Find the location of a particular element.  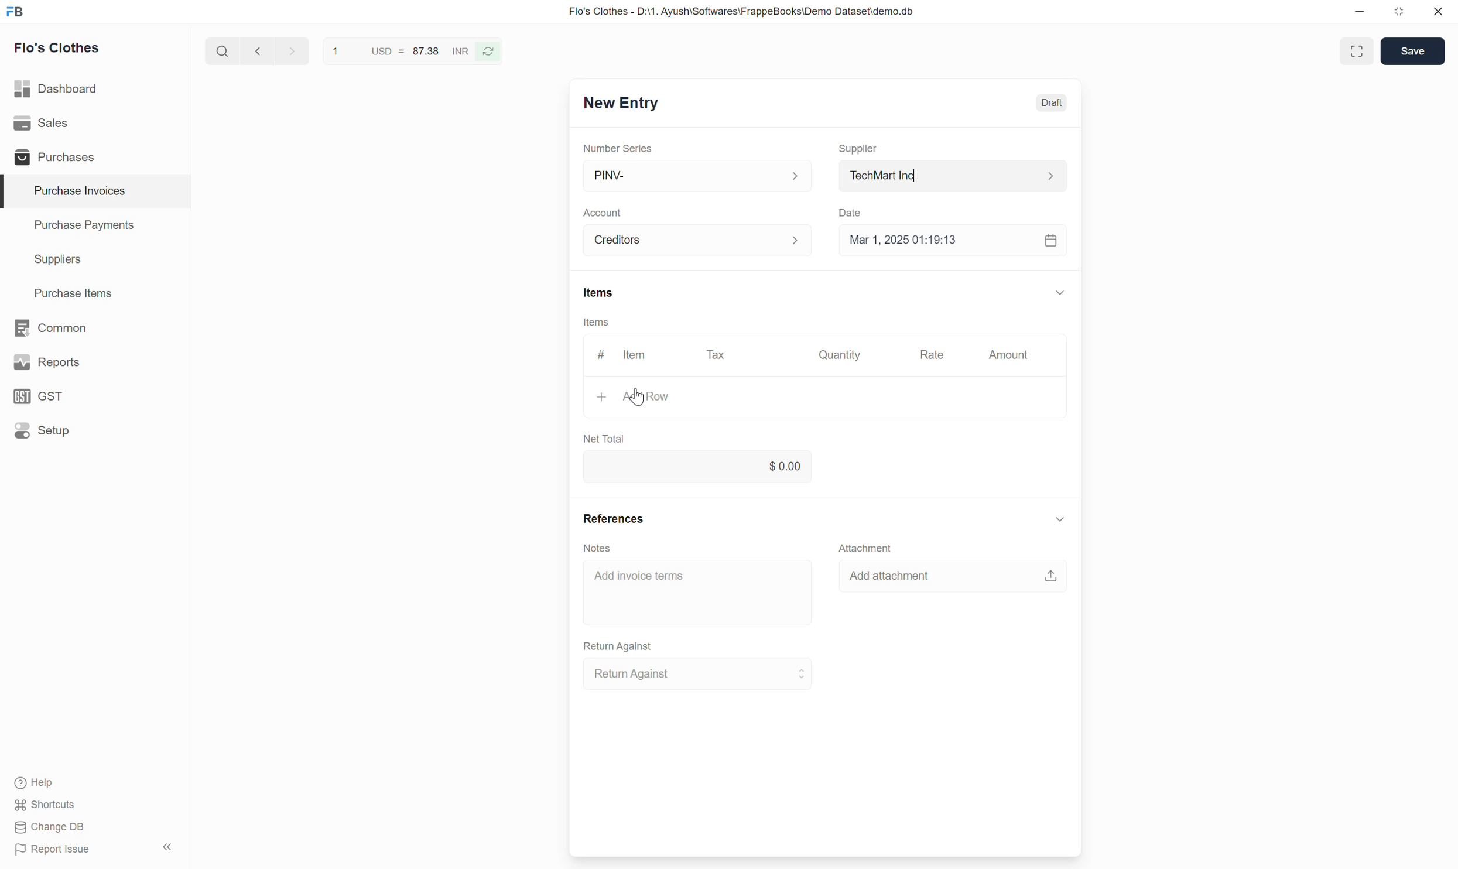

Change DB is located at coordinates (49, 828).